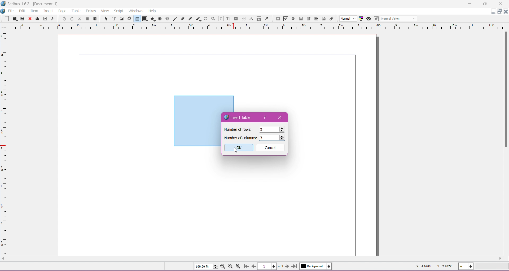 The image size is (509, 271). What do you see at coordinates (45, 18) in the screenshot?
I see `Preflight Verifier` at bounding box center [45, 18].